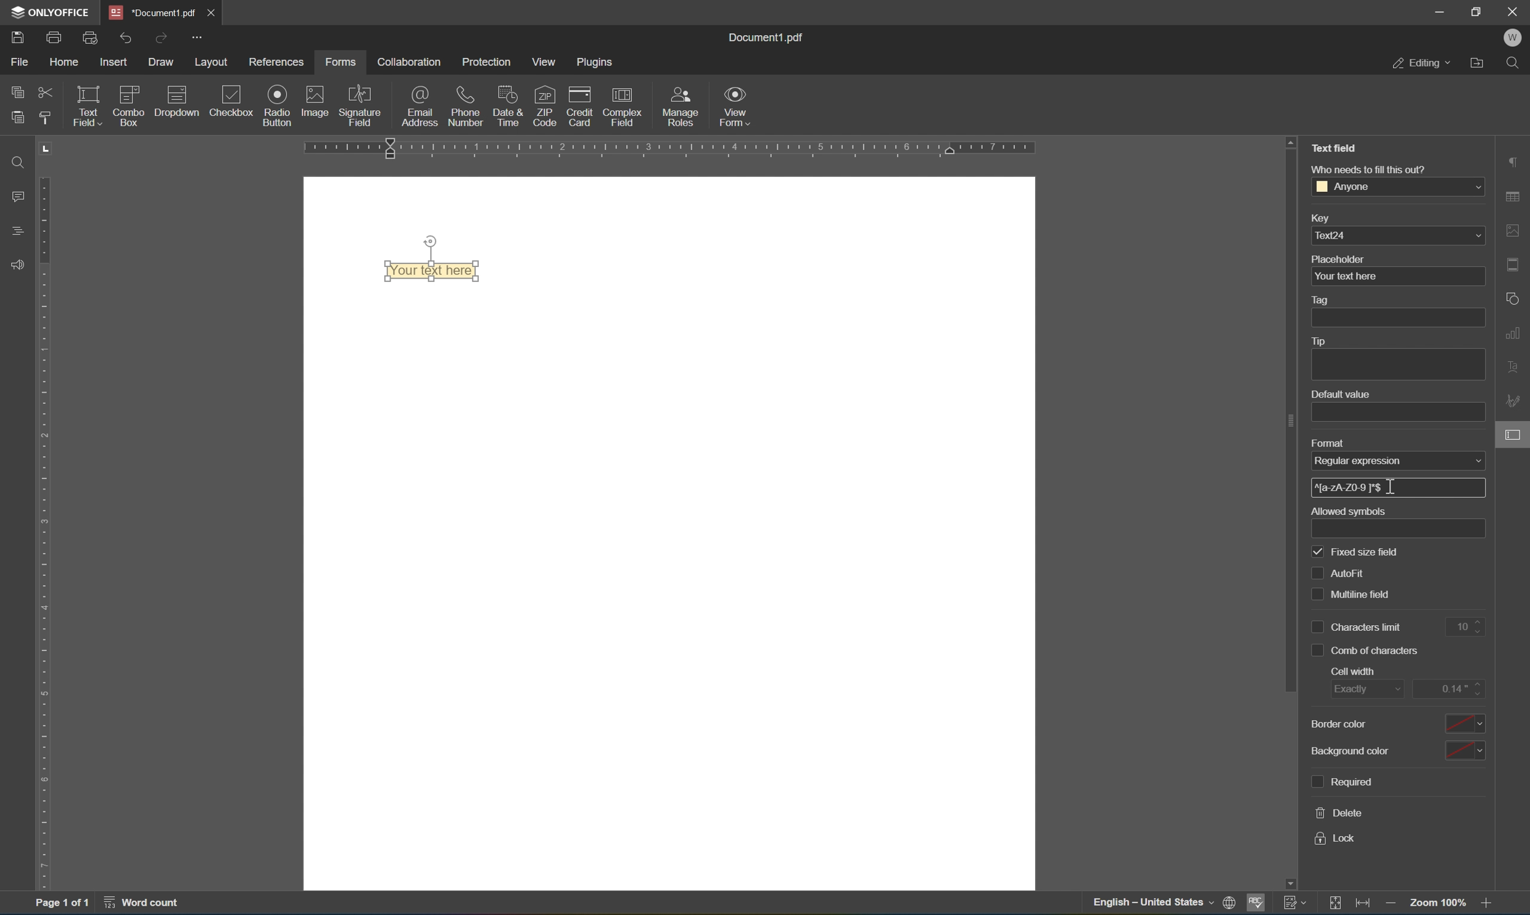 Image resolution: width=1530 pixels, height=915 pixels. What do you see at coordinates (1439, 10) in the screenshot?
I see `minimize` at bounding box center [1439, 10].